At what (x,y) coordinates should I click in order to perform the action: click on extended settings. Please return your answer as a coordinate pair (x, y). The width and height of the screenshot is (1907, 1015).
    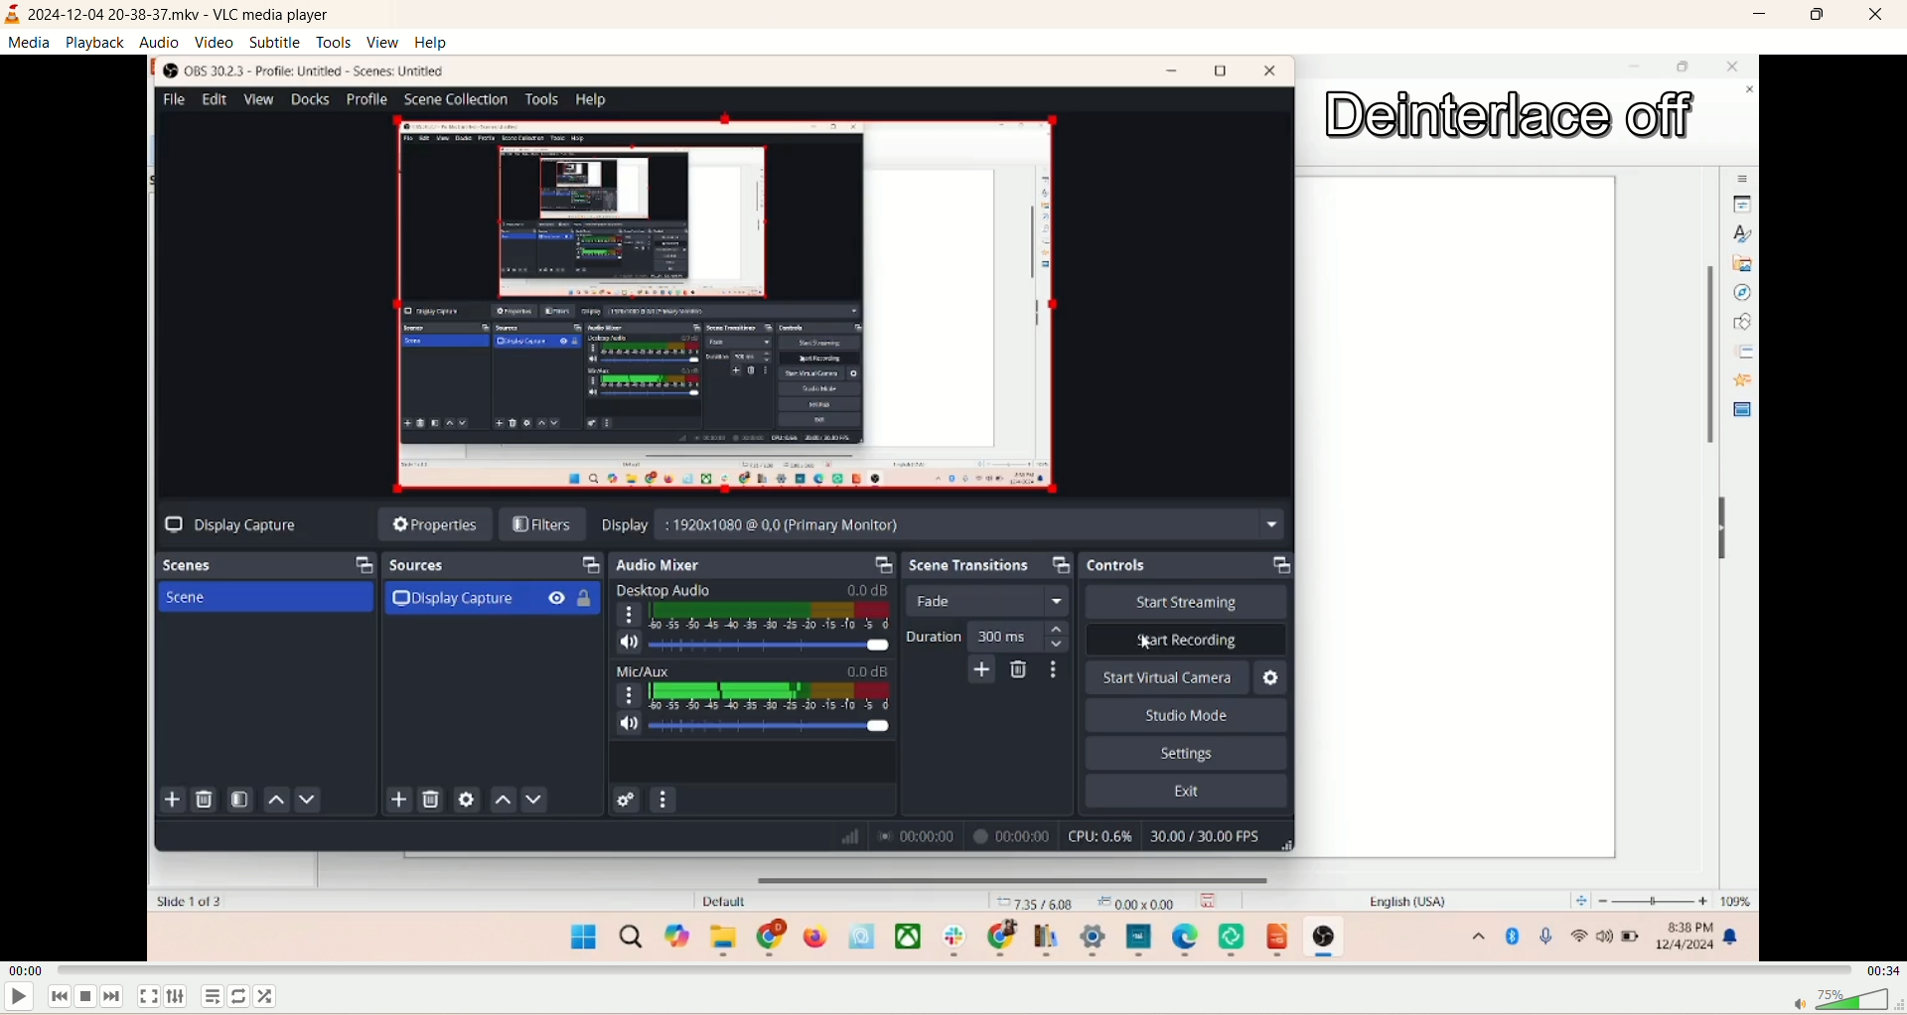
    Looking at the image, I should click on (177, 996).